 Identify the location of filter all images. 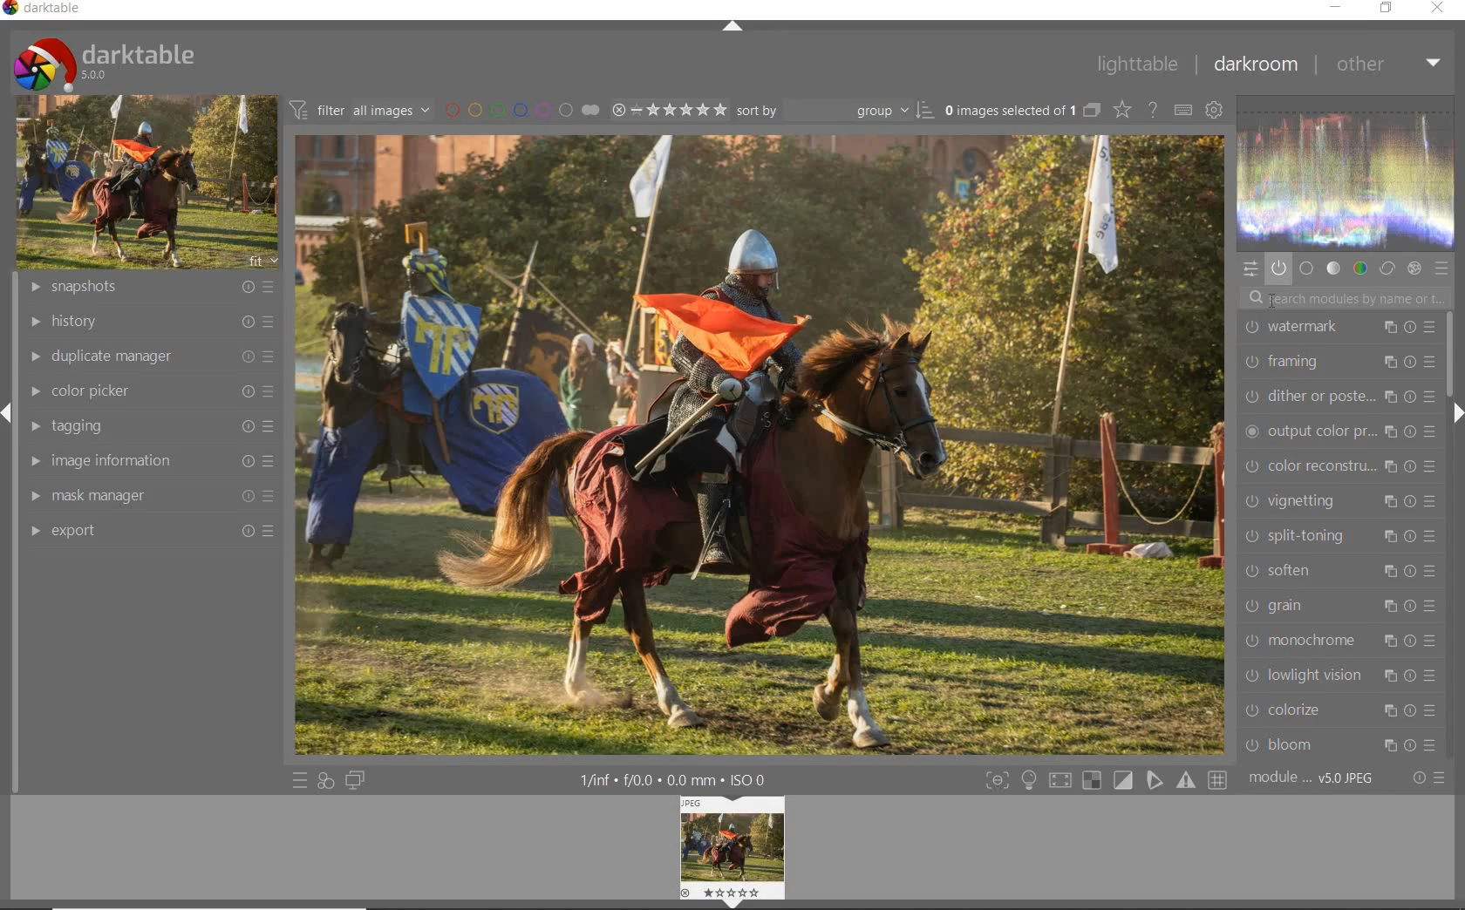
(361, 110).